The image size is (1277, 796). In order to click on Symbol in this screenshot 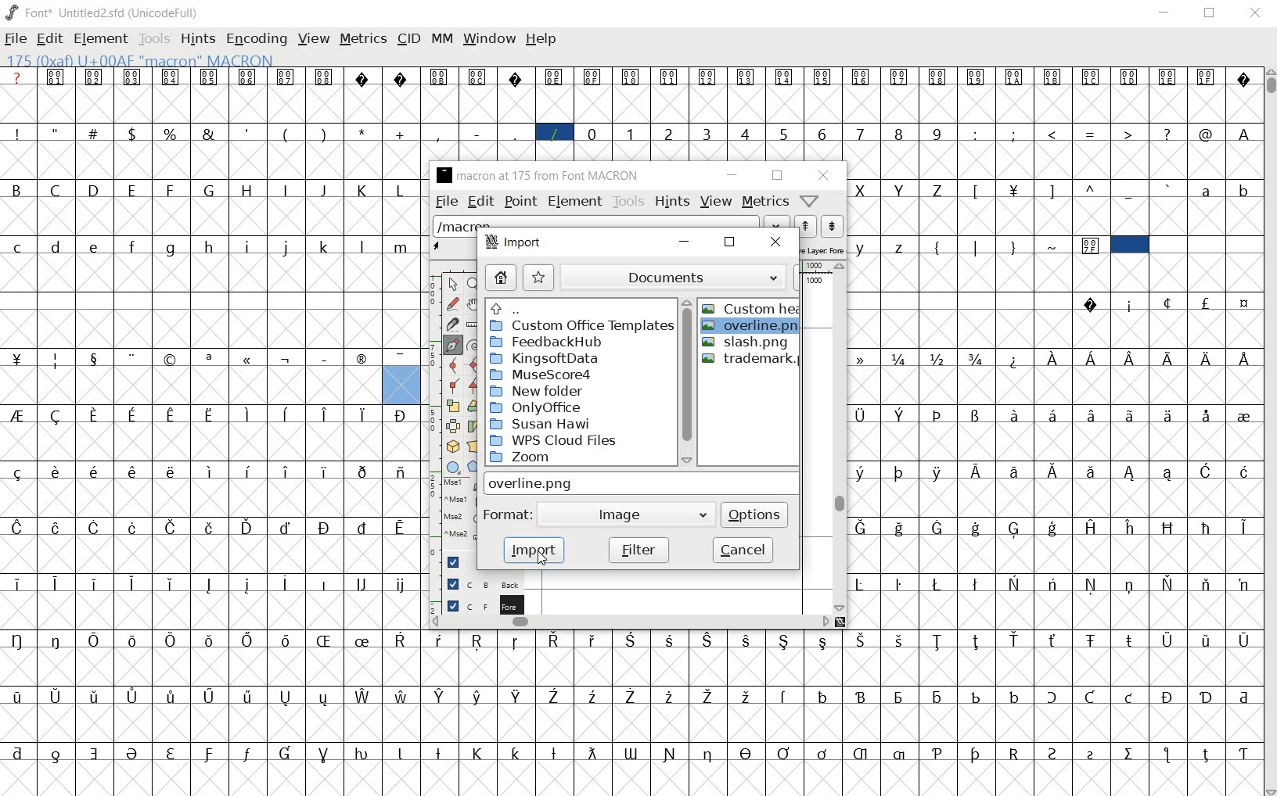, I will do `click(135, 640)`.